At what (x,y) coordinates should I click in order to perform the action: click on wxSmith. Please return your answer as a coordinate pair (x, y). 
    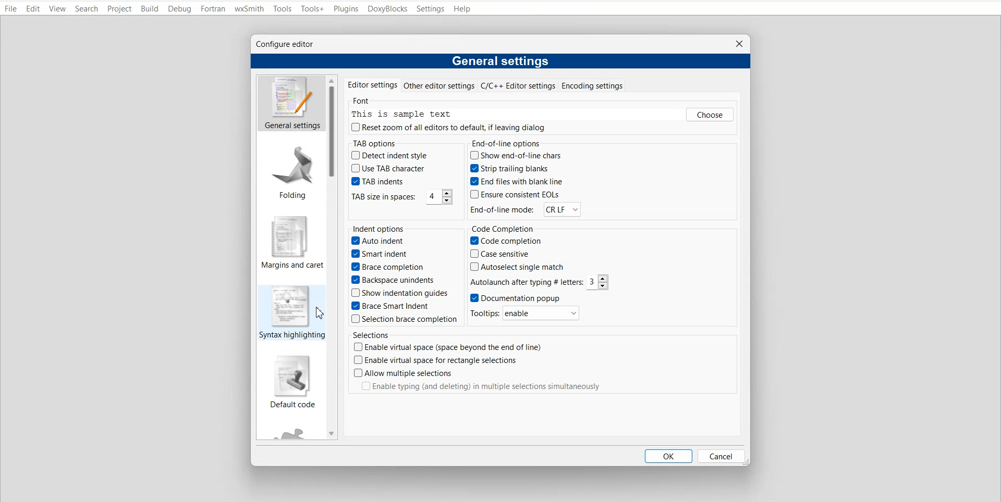
    Looking at the image, I should click on (249, 8).